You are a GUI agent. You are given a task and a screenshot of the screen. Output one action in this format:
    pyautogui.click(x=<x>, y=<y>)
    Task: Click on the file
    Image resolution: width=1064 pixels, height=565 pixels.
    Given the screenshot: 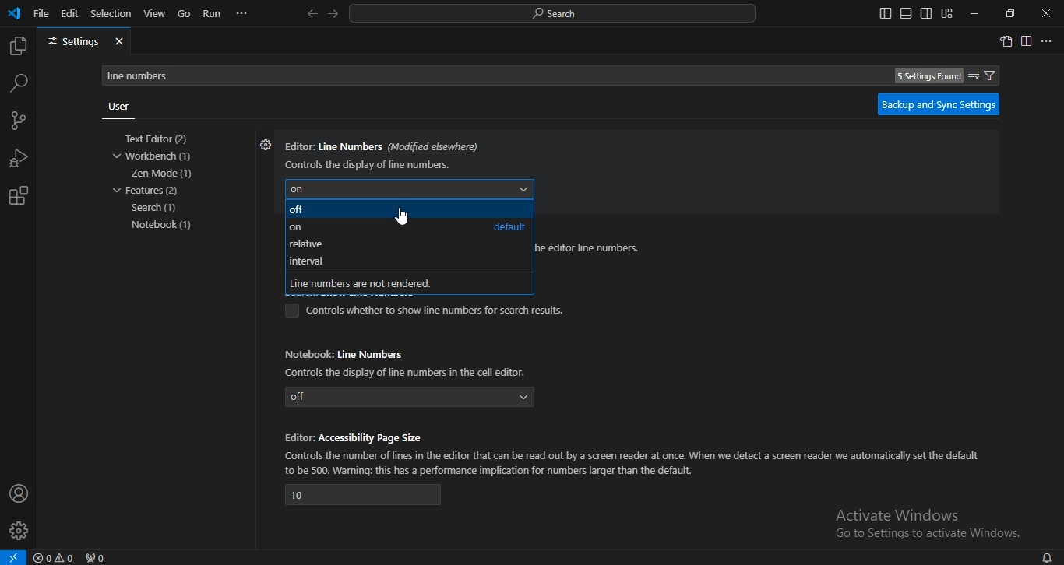 What is the action you would take?
    pyautogui.click(x=41, y=12)
    